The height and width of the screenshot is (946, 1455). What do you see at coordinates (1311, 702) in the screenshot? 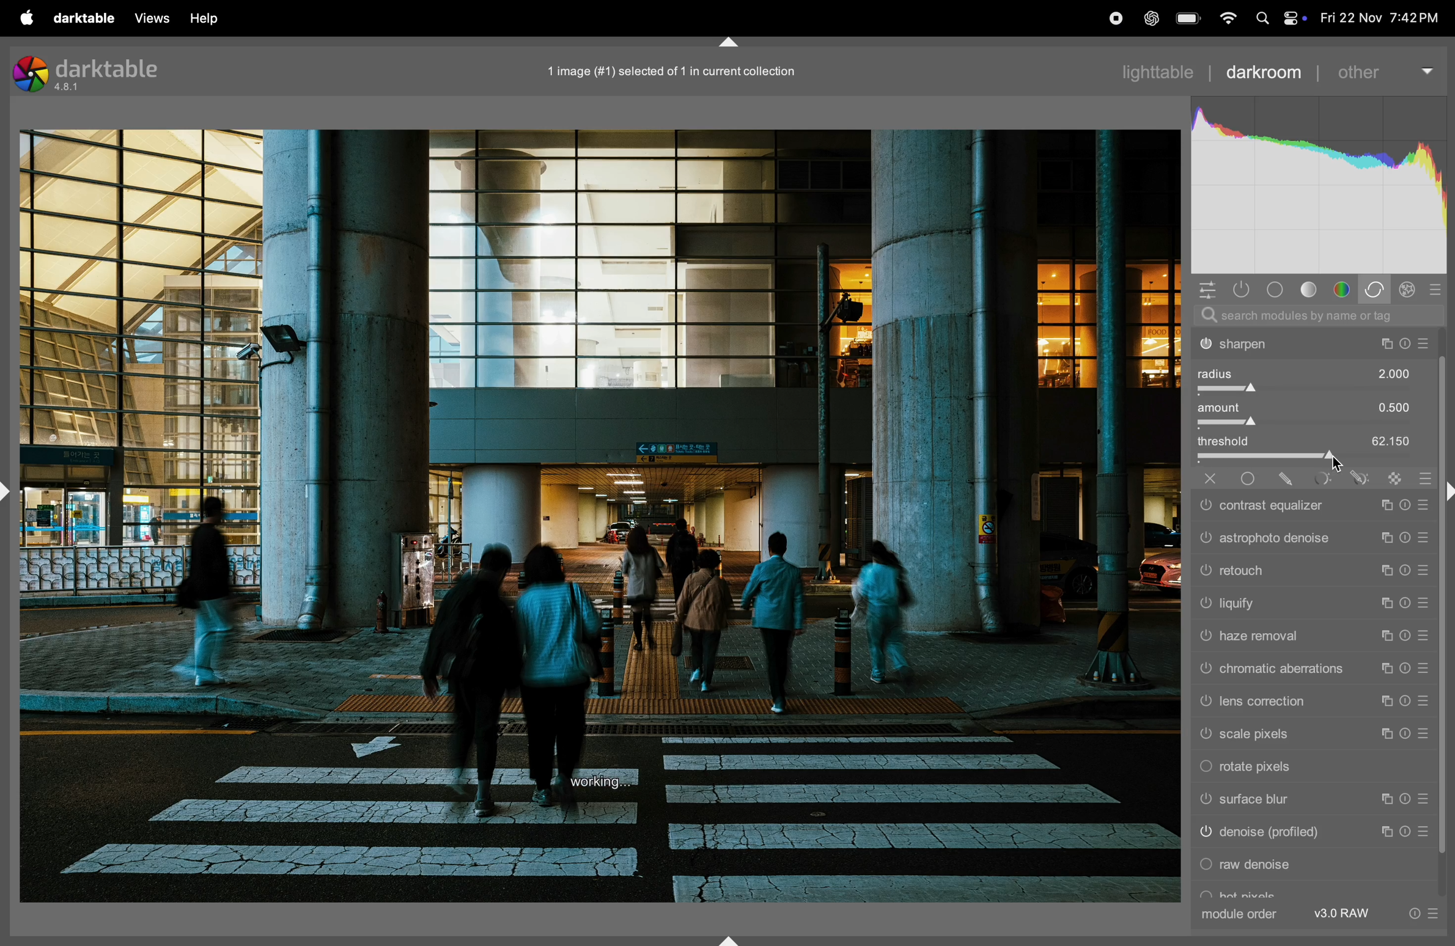
I see `lens correction` at bounding box center [1311, 702].